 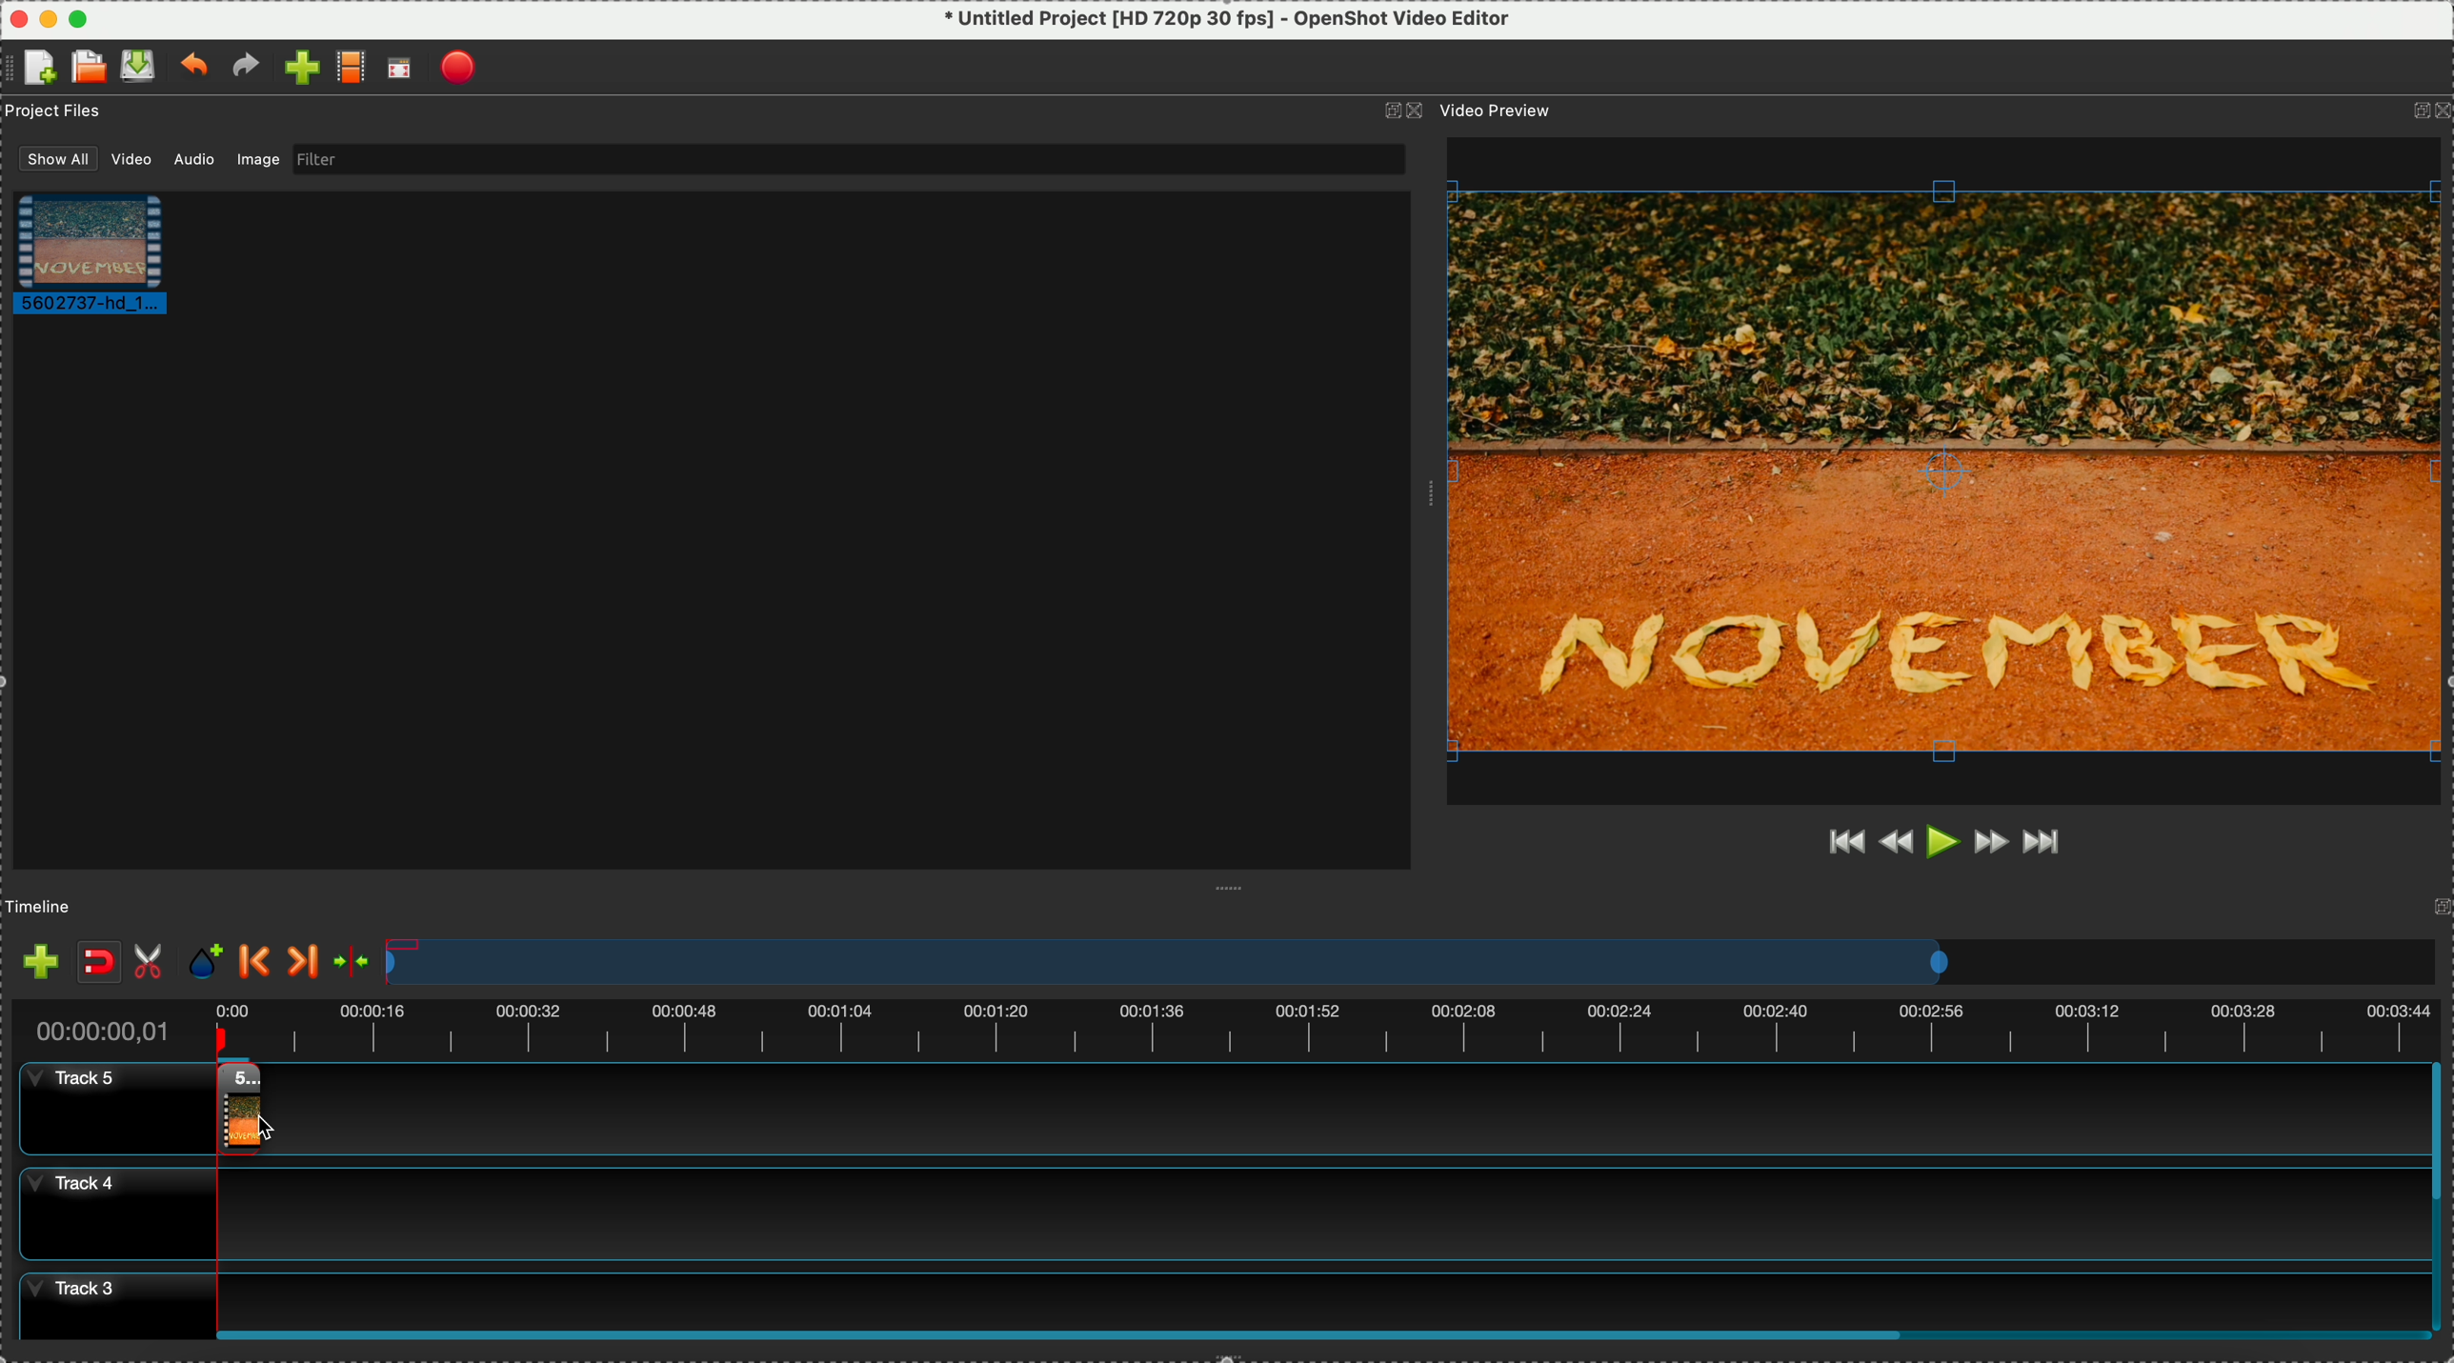 What do you see at coordinates (1228, 19) in the screenshot?
I see `* Untitled Project [HD 720p 30 fps] - OpenShot Video Editor` at bounding box center [1228, 19].